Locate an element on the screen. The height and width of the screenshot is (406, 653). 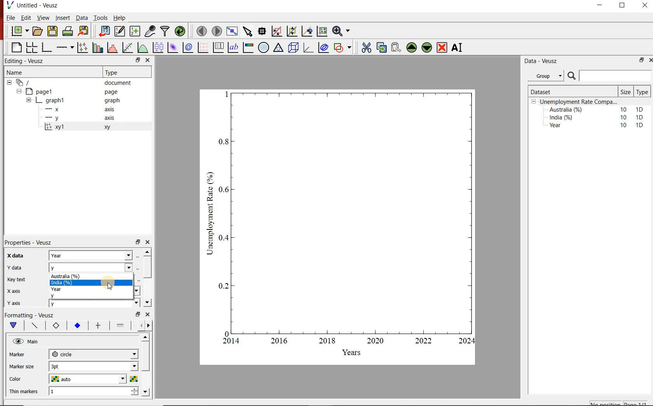
collapse is located at coordinates (9, 82).